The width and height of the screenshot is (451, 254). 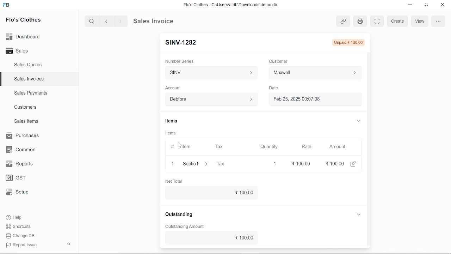 I want to click on Sales Quotes, so click(x=29, y=66).